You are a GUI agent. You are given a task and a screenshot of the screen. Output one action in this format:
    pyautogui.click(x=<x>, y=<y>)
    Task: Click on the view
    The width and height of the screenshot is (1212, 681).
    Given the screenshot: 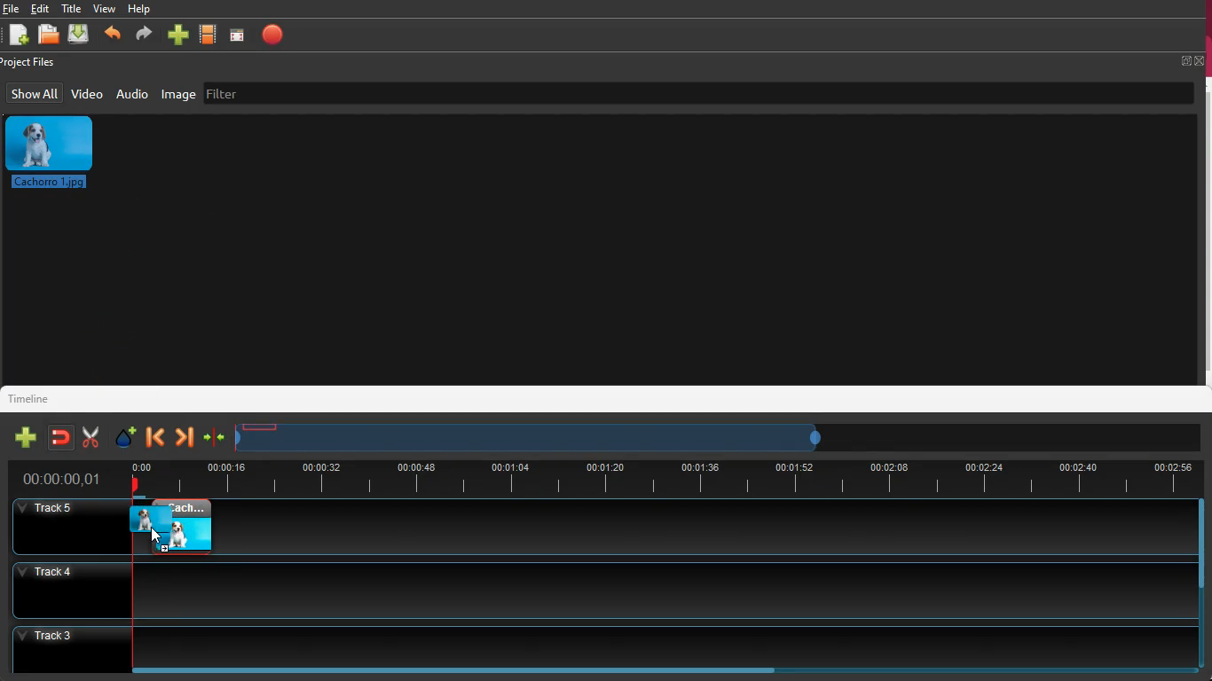 What is the action you would take?
    pyautogui.click(x=105, y=8)
    